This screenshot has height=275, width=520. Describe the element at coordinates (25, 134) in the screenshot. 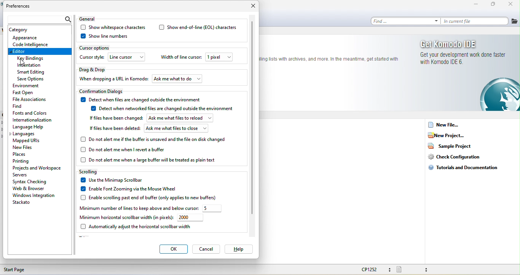

I see `languages` at that location.